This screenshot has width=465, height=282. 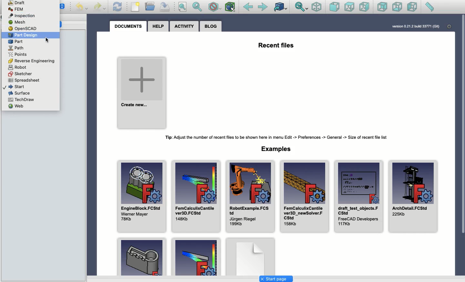 What do you see at coordinates (16, 42) in the screenshot?
I see `Part` at bounding box center [16, 42].